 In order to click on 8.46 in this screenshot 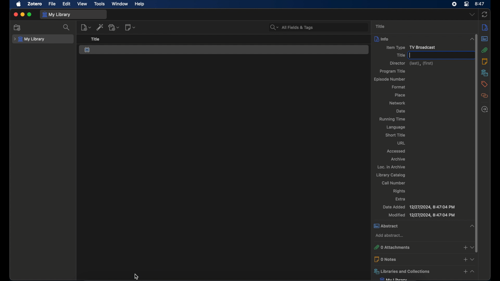, I will do `click(480, 4)`.